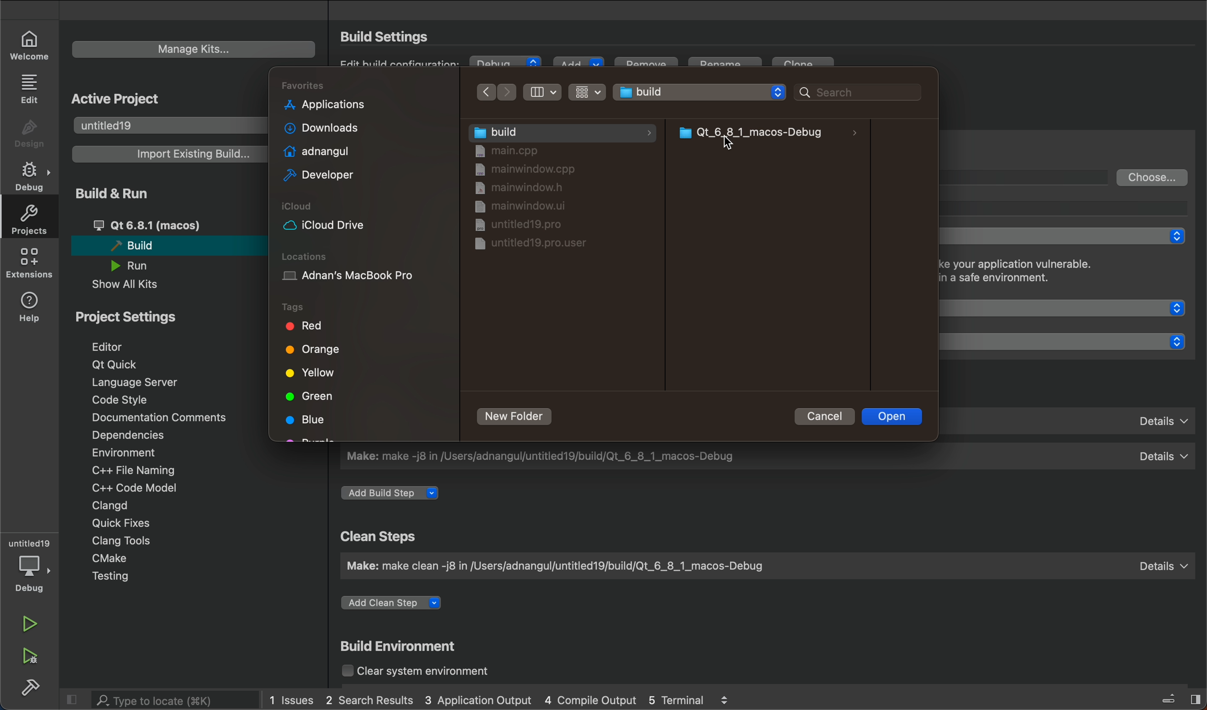  I want to click on build and run, so click(123, 193).